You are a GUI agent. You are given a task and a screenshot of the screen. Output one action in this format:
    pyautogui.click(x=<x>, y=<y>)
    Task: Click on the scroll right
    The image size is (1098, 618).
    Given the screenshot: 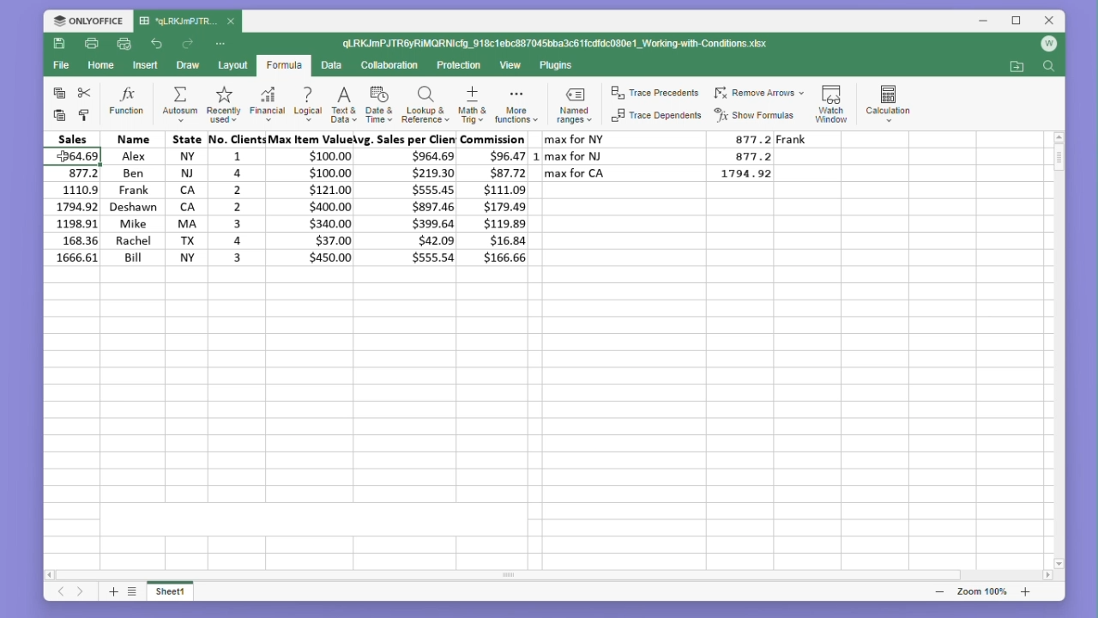 What is the action you would take?
    pyautogui.click(x=1048, y=576)
    